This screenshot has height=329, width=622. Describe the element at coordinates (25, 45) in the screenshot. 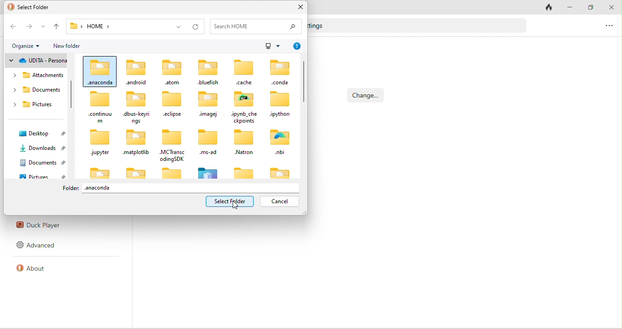

I see `organize` at that location.